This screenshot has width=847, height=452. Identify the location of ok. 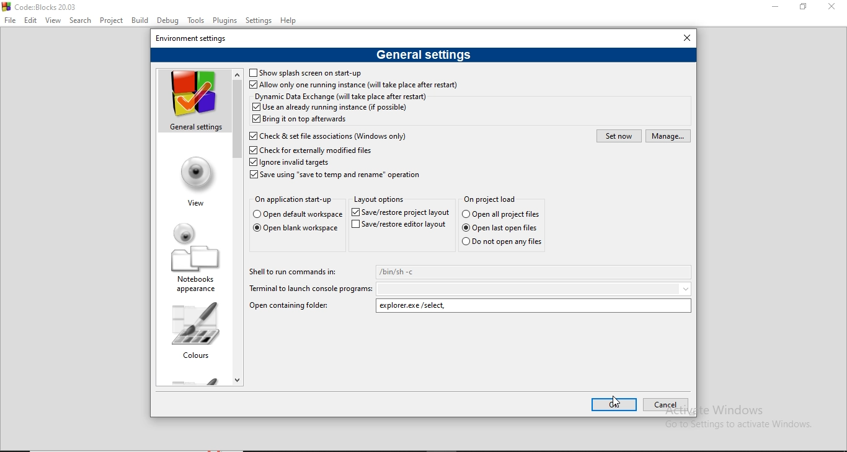
(614, 404).